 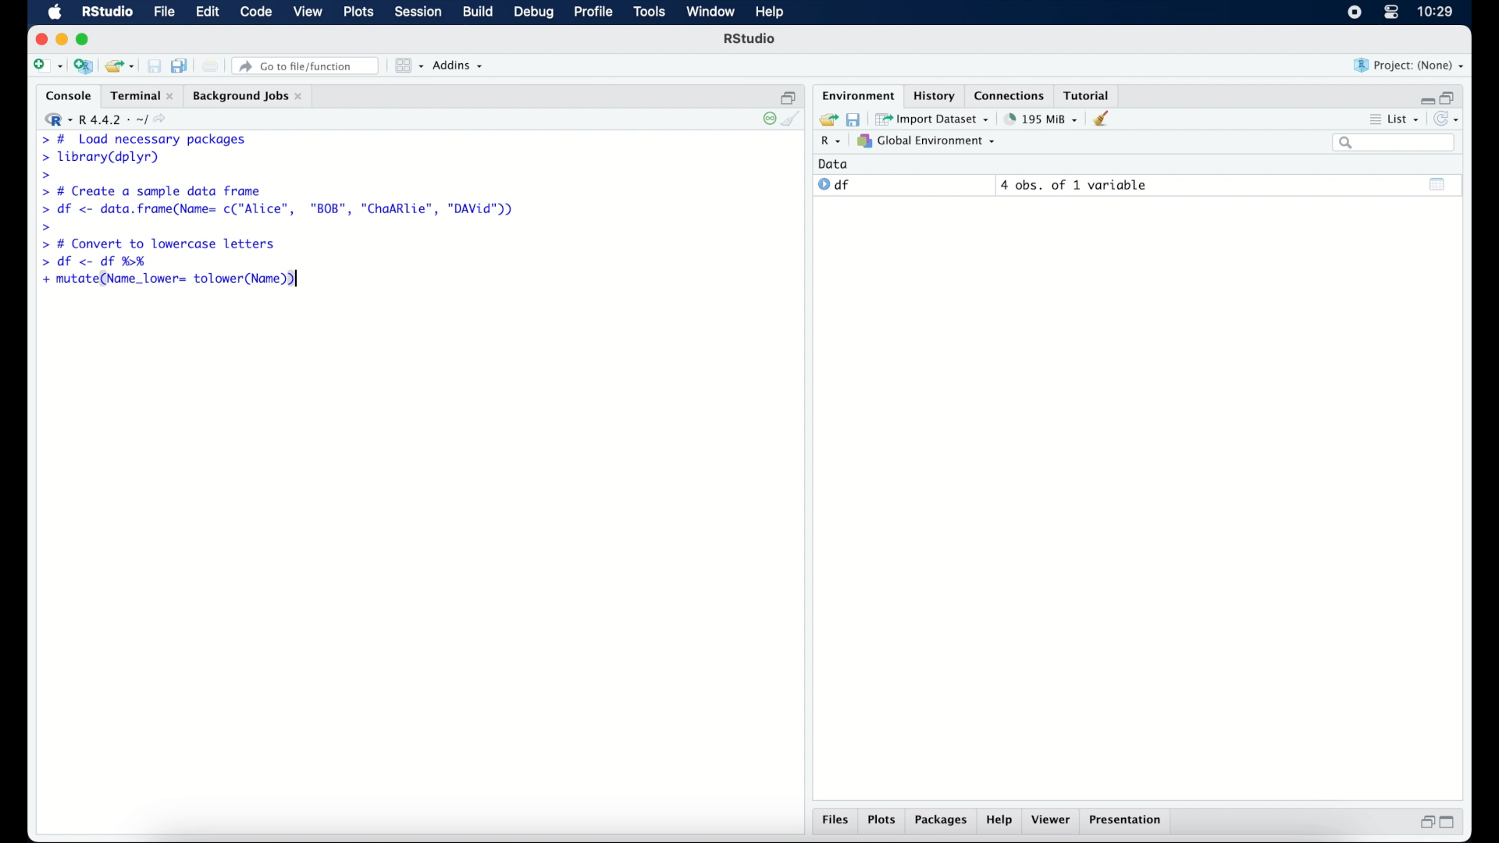 What do you see at coordinates (835, 822) in the screenshot?
I see `files` at bounding box center [835, 822].